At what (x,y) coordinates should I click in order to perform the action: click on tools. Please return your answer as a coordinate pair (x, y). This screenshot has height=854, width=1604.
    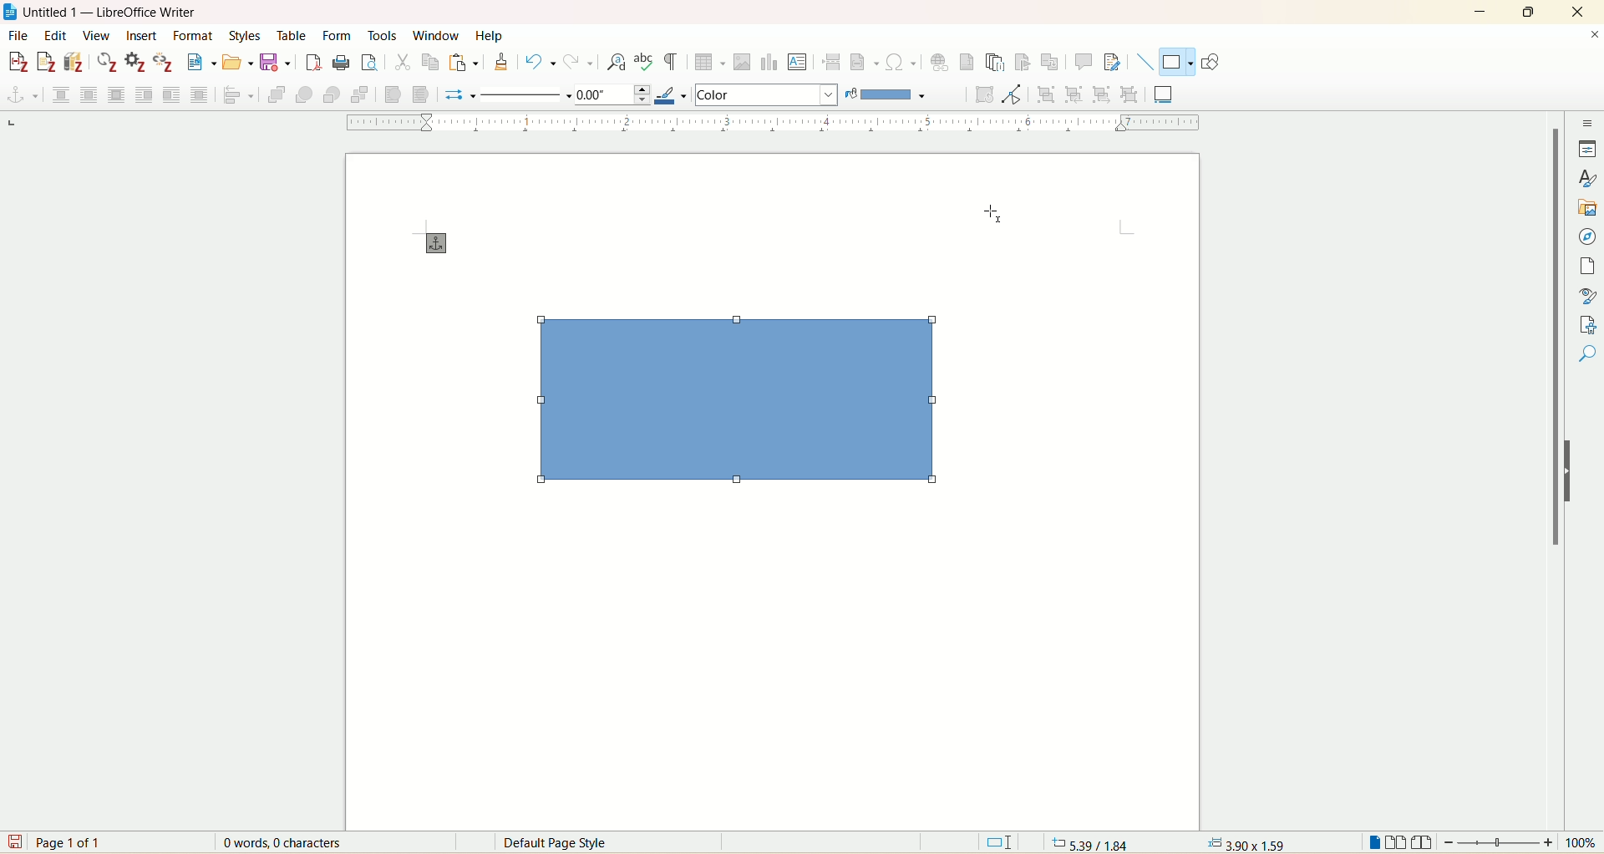
    Looking at the image, I should click on (384, 34).